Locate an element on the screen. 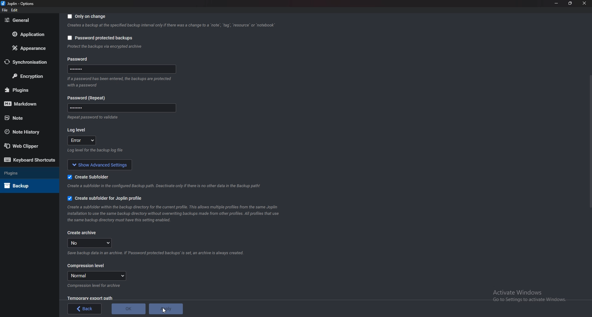 This screenshot has width=592, height=317. minimize is located at coordinates (557, 3).